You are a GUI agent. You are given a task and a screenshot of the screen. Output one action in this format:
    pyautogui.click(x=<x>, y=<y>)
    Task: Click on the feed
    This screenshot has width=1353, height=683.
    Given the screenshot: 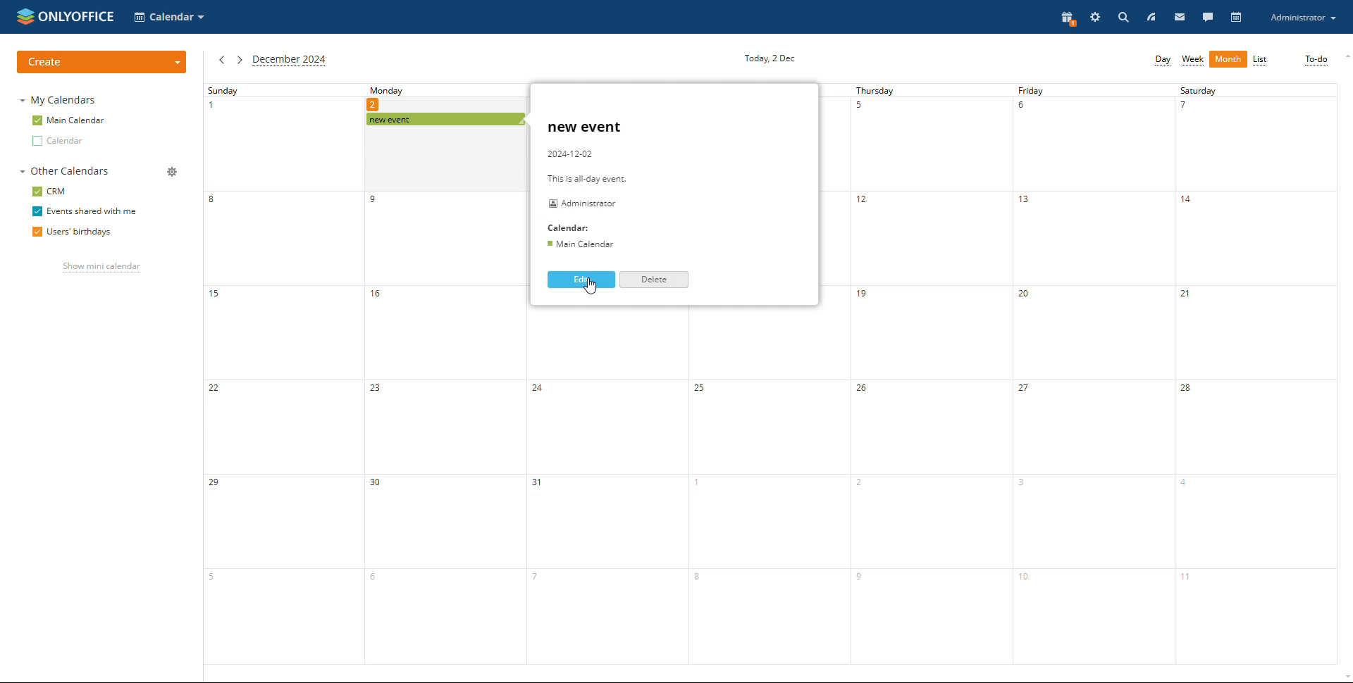 What is the action you would take?
    pyautogui.click(x=1151, y=18)
    